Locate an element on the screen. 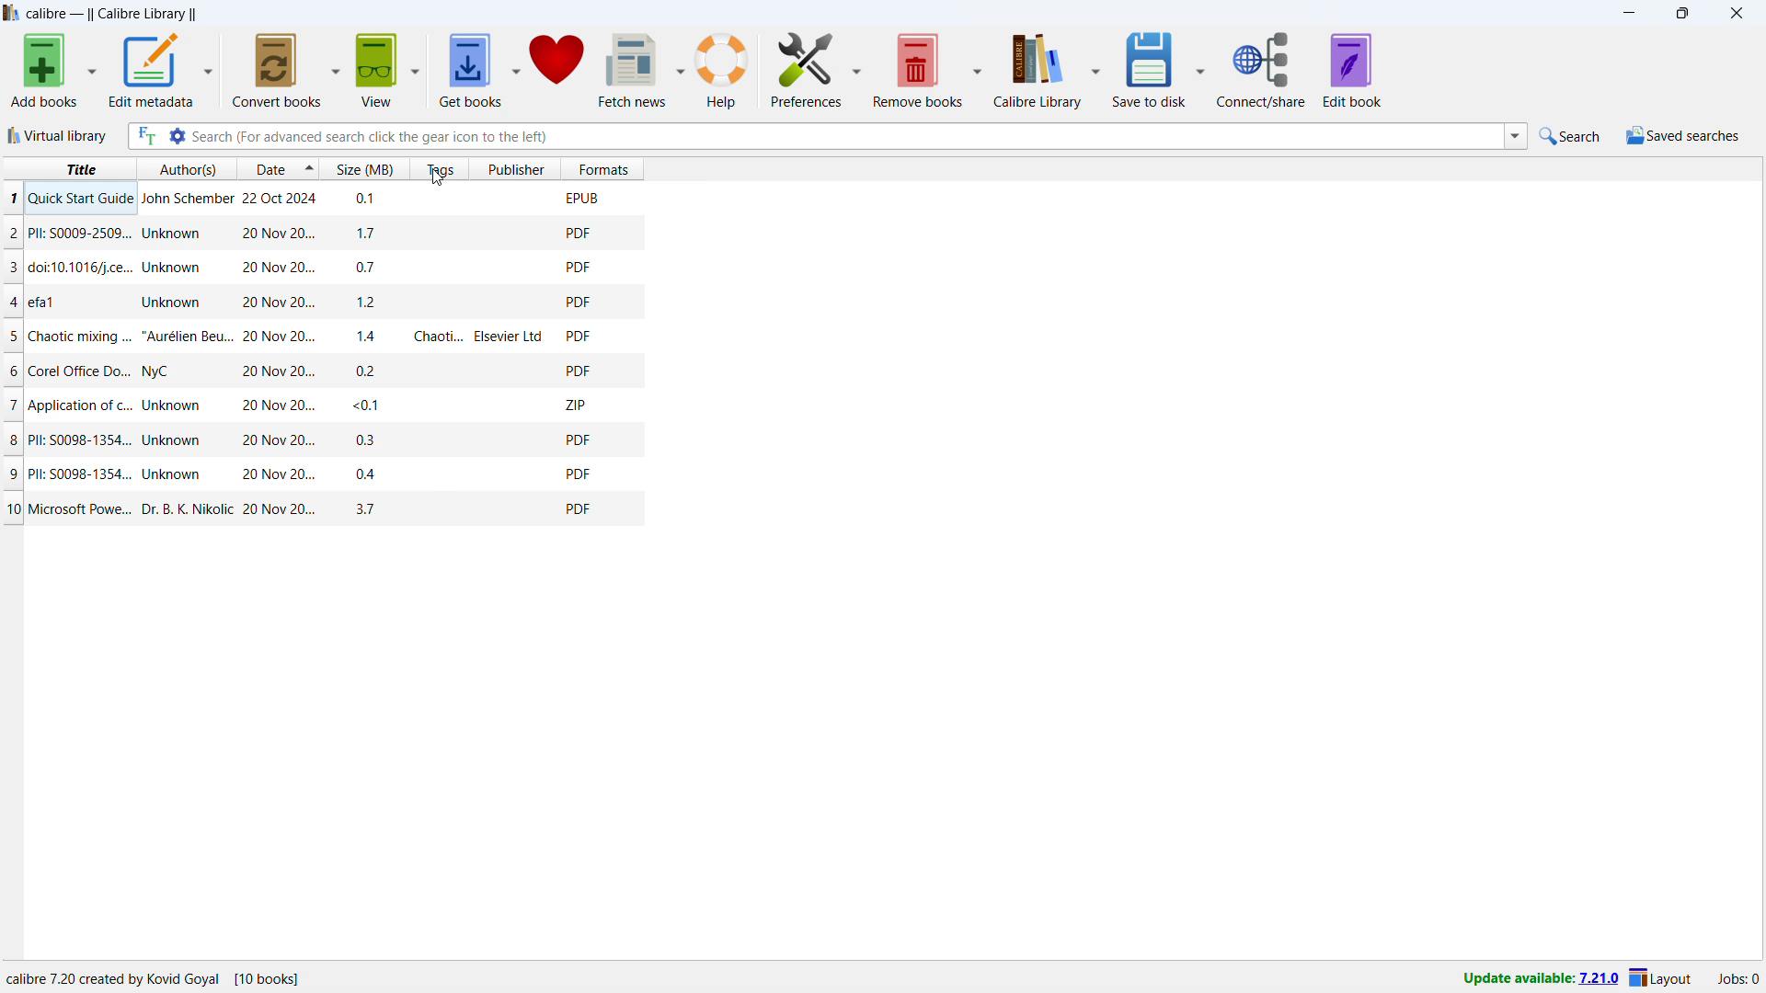  view is located at coordinates (376, 69).